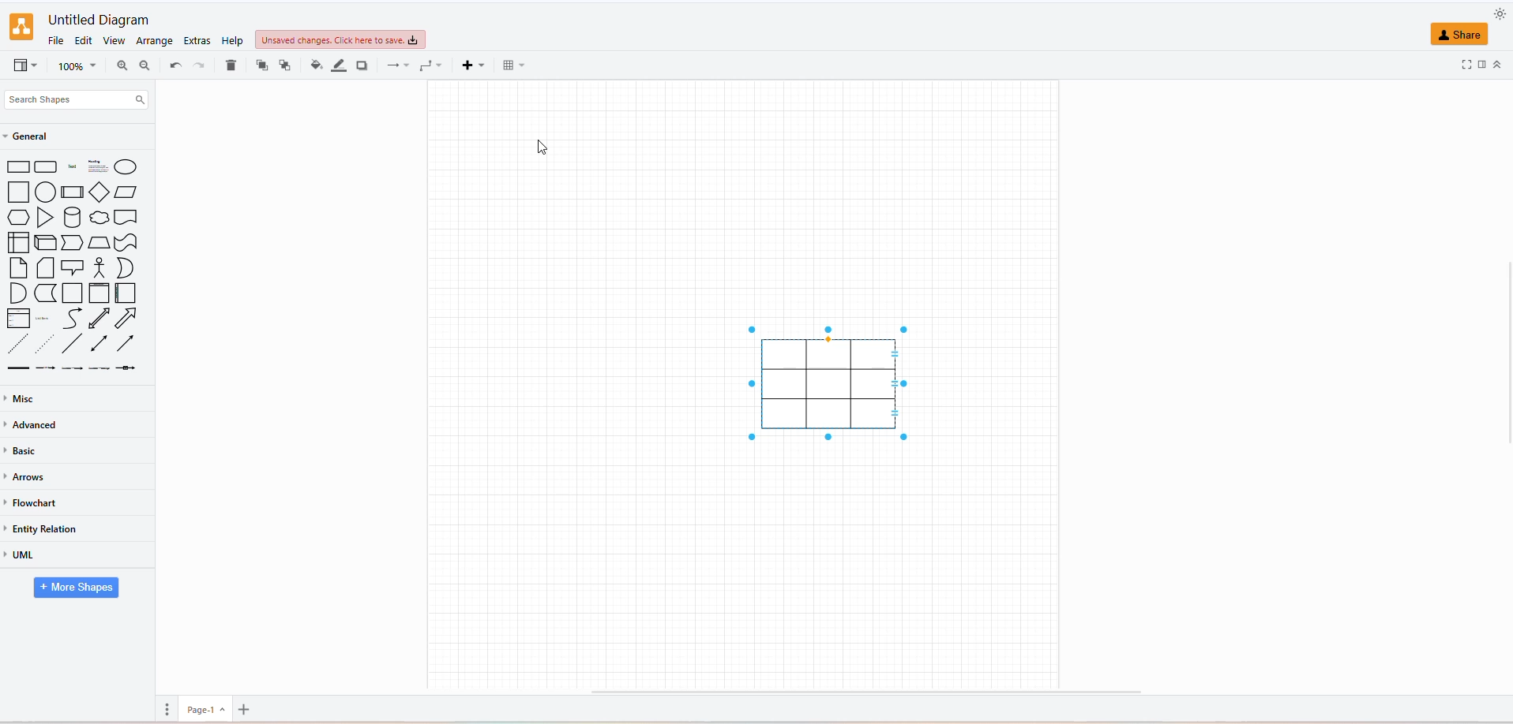  What do you see at coordinates (175, 67) in the screenshot?
I see `undo` at bounding box center [175, 67].